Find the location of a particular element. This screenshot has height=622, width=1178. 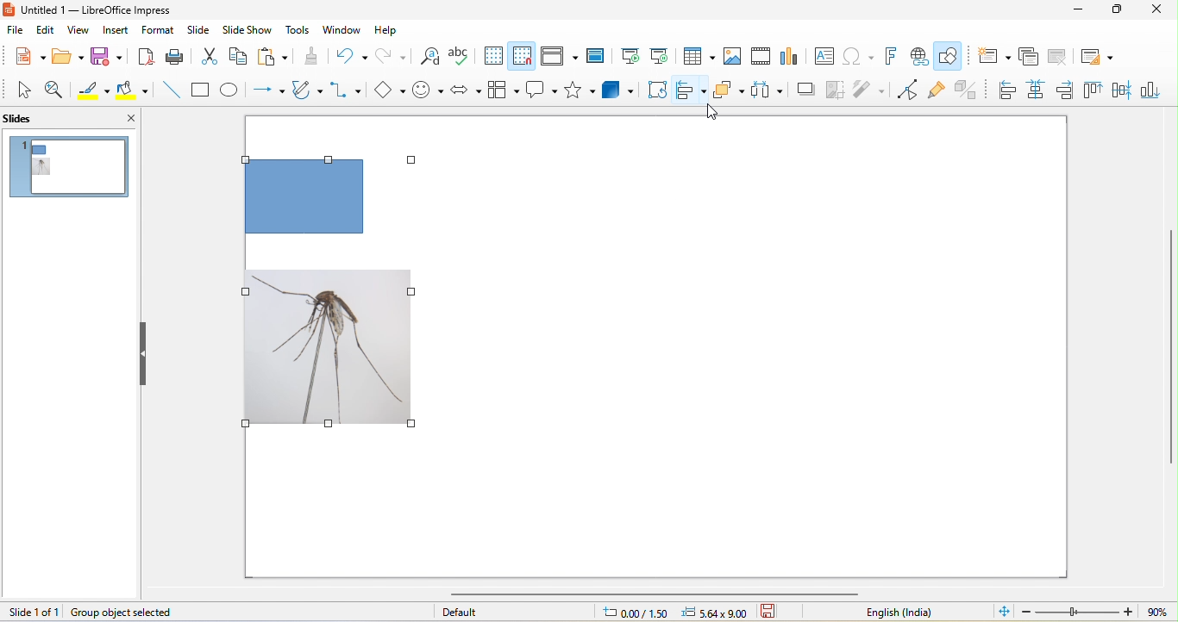

rotate is located at coordinates (659, 91).